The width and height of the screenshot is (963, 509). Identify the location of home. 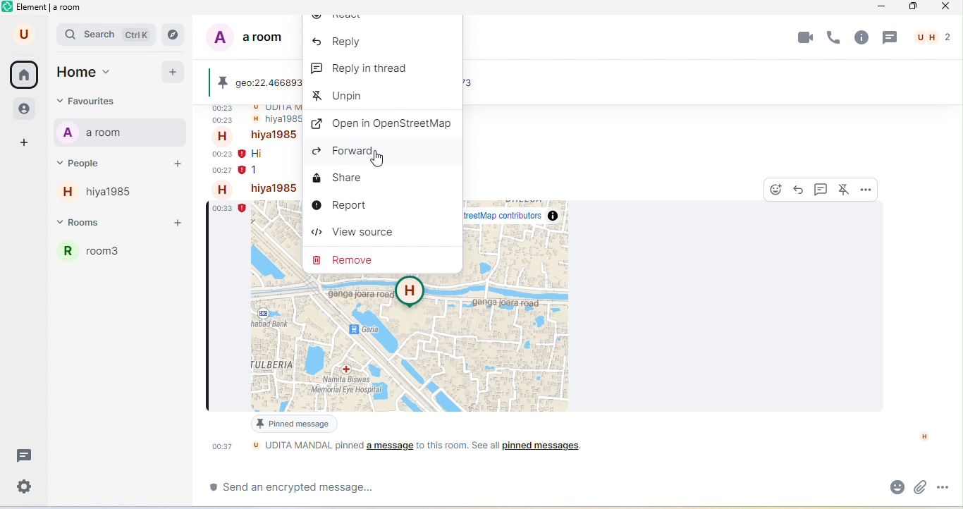
(95, 72).